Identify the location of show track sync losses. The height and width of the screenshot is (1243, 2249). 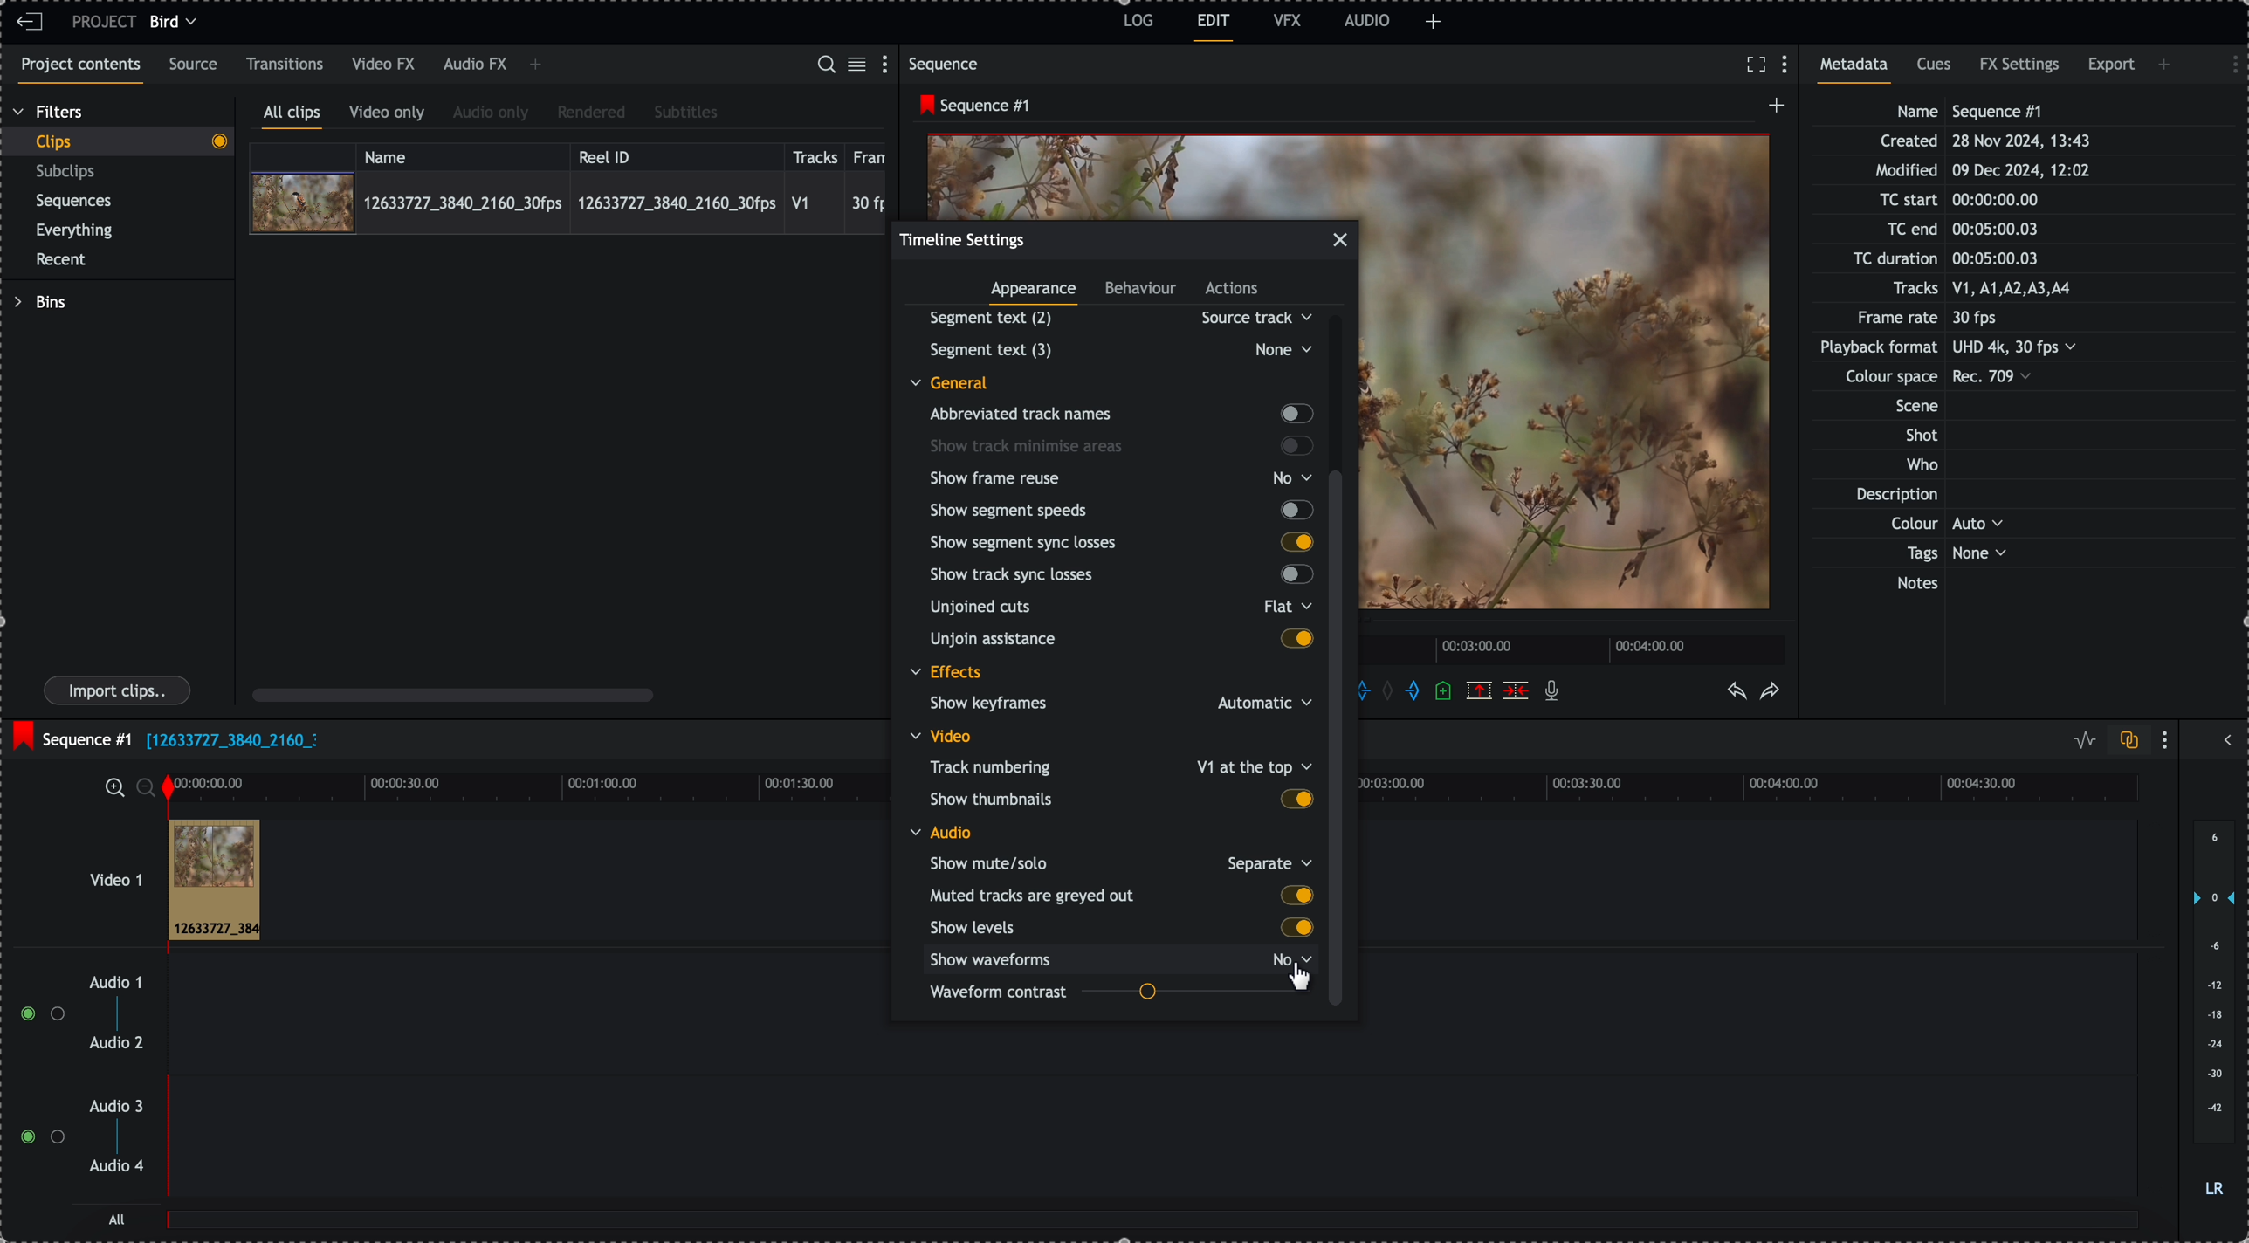
(1117, 576).